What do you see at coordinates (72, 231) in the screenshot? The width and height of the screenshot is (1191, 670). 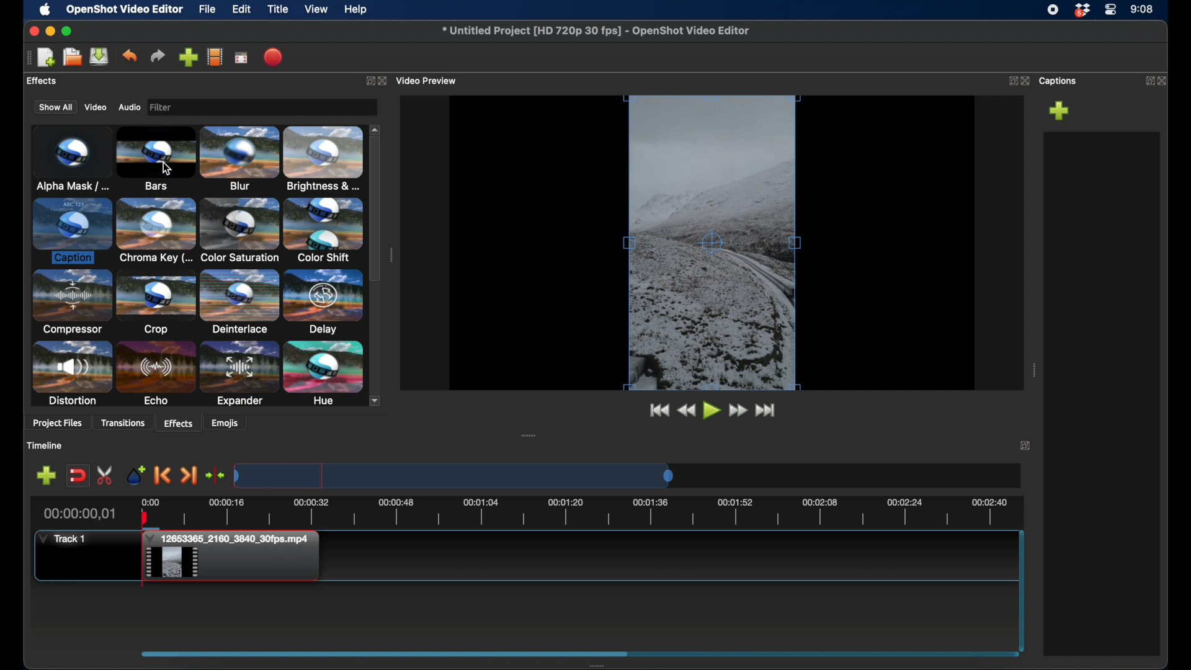 I see `caption` at bounding box center [72, 231].